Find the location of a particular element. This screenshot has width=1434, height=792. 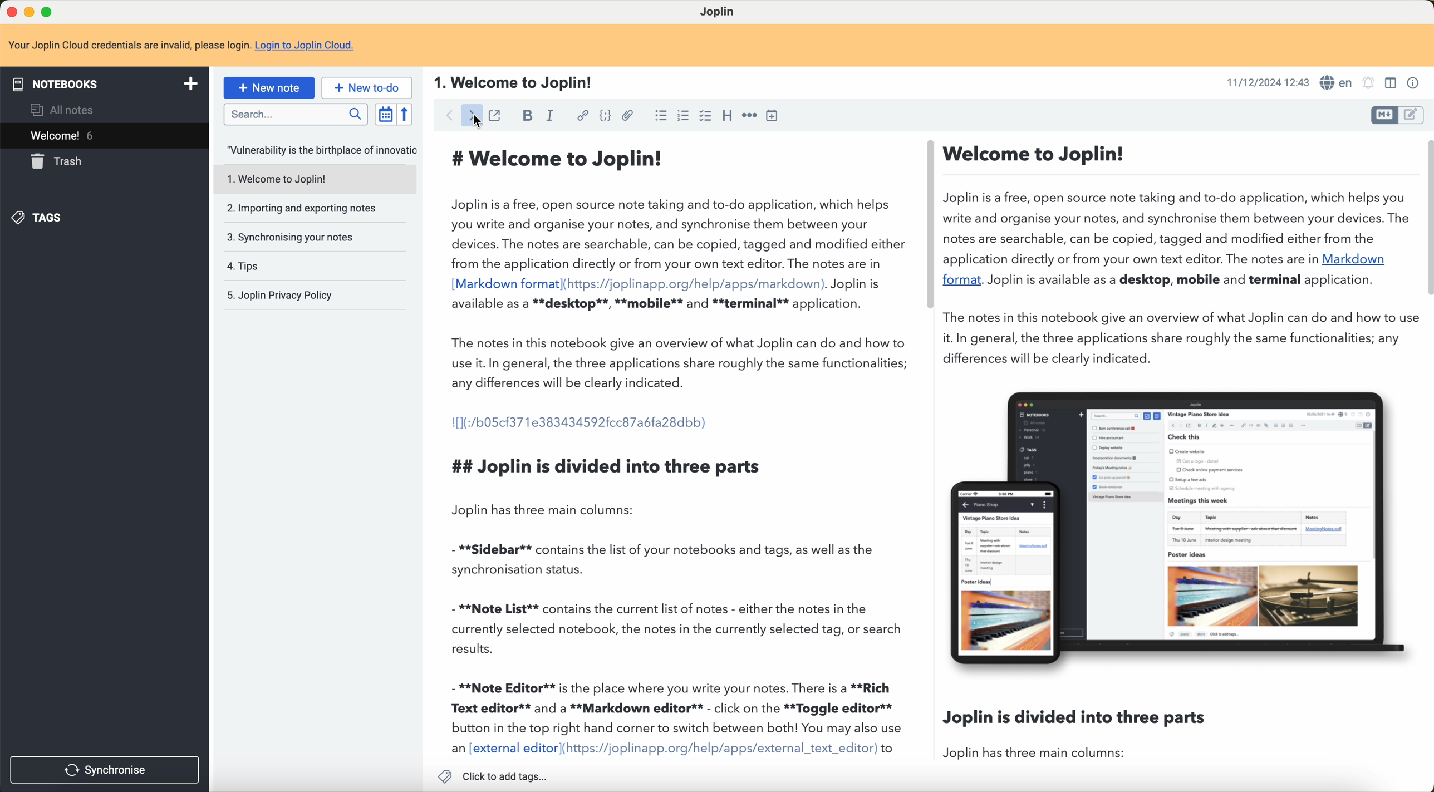

minimize is located at coordinates (31, 11).